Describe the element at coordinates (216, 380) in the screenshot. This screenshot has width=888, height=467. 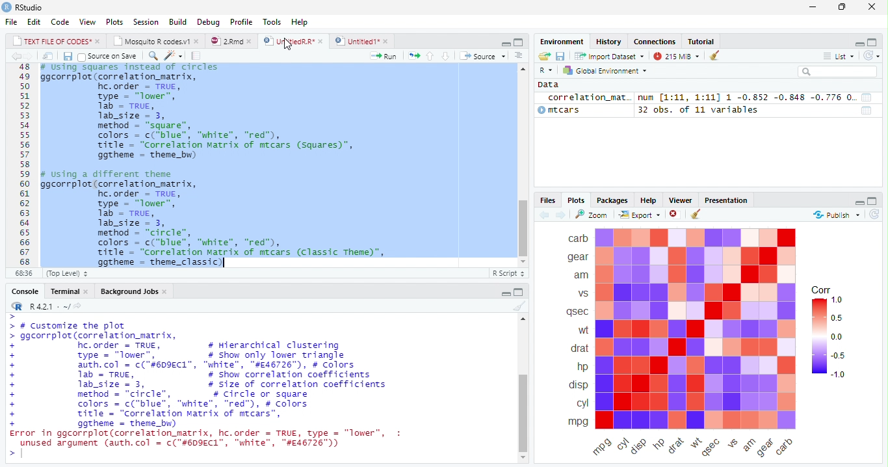
I see `> # Customize the plot

> ggcorrplot (correlation matrix,

+ hc. order = TRUE, # nierarchical clustering

+ Type = “lower”, # Show only lower triangle

+ auth. col = C("#6D9EC1”, “white”, "#£46726"), # Colors

+ lab = TRUE, # show correlation coefficients

+ Tab_size = 3, # size of correlation coefficients

+ method = “circle”, # circle or square

+ colors = c("blue”, "white", "red”), # Colors

+ title = "Correlation matrix of mtcars”,

+ ggtheme = theme_bw)

Error in ggcorrplot(correlation matrix, hc.order = TRUE, type = “lower”, :
unused argument (auth.col = C("#6D9EC1”, "white", "#£46726"))` at that location.